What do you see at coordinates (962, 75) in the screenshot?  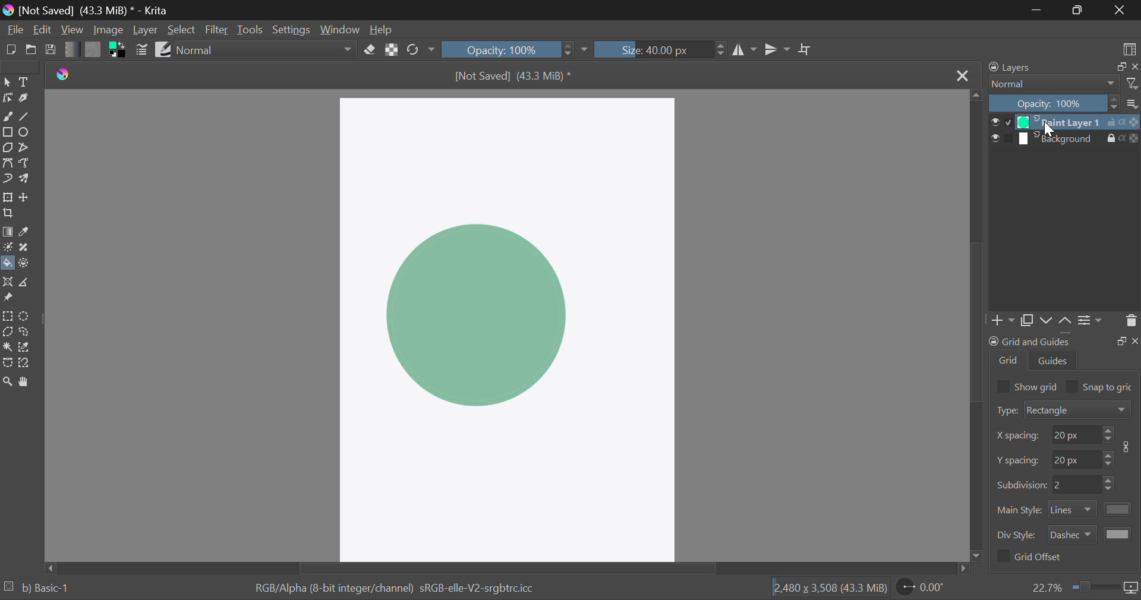 I see `Close` at bounding box center [962, 75].